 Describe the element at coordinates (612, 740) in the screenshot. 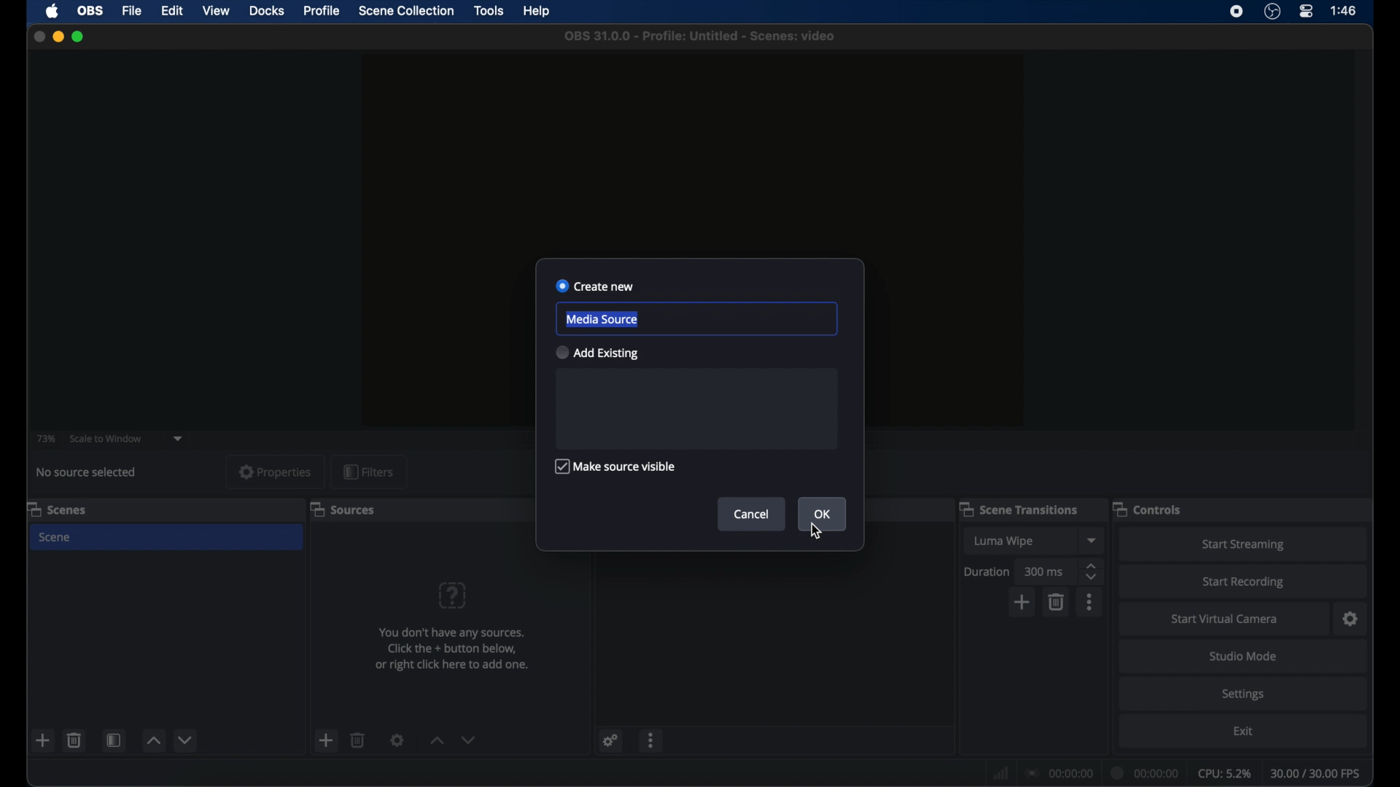

I see `settings` at that location.